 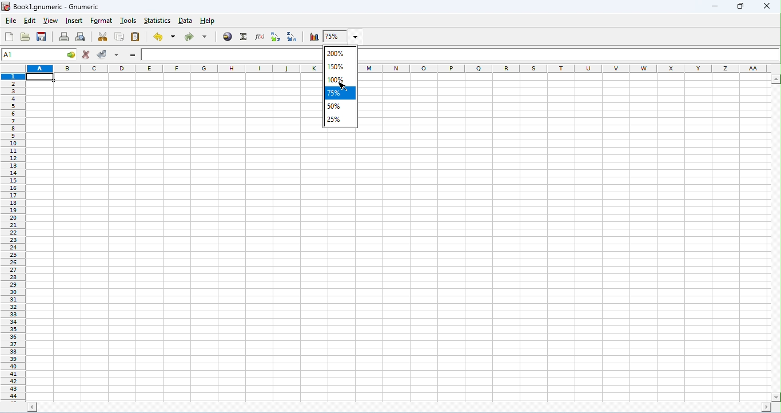 I want to click on view, so click(x=50, y=21).